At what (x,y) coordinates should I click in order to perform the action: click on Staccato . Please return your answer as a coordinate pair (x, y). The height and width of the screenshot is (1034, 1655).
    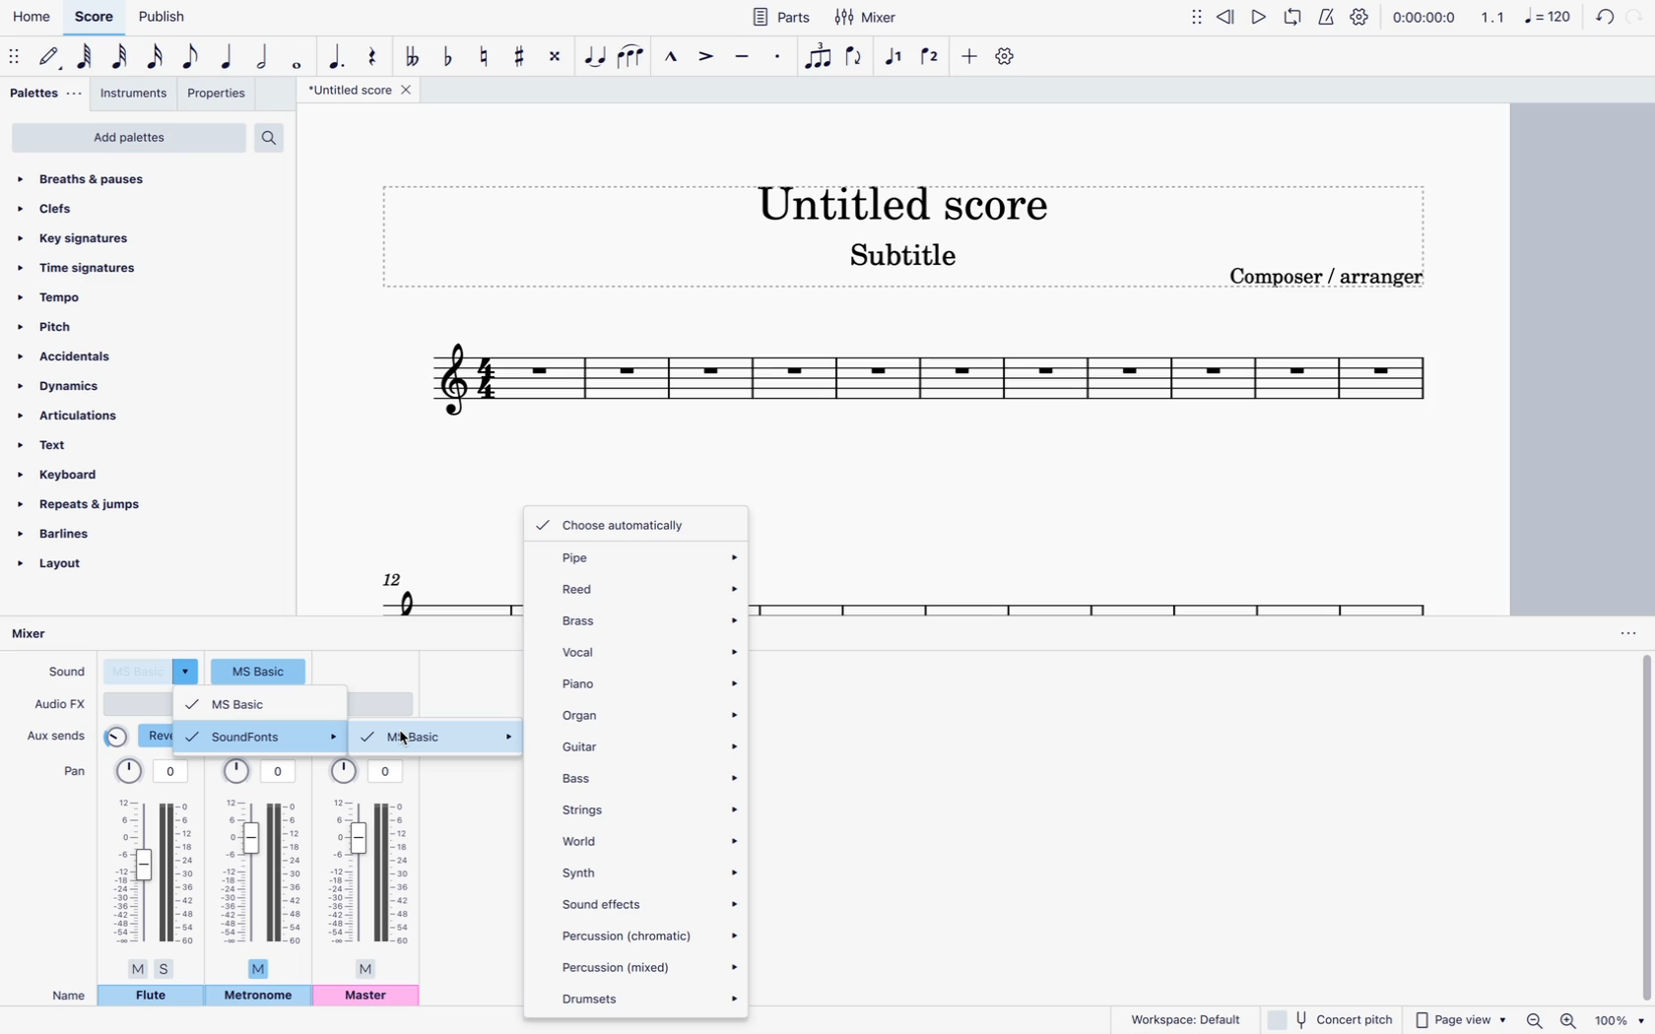
    Looking at the image, I should click on (780, 54).